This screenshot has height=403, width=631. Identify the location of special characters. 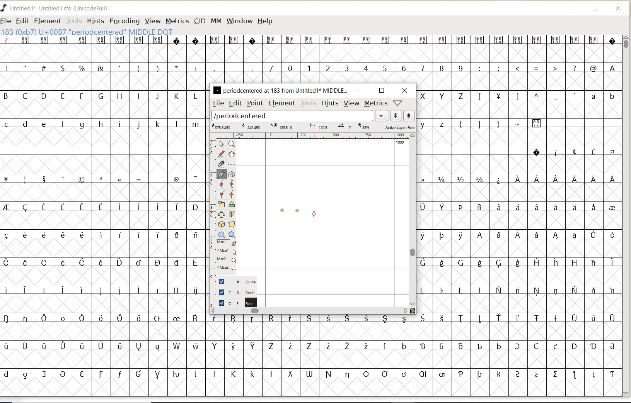
(138, 68).